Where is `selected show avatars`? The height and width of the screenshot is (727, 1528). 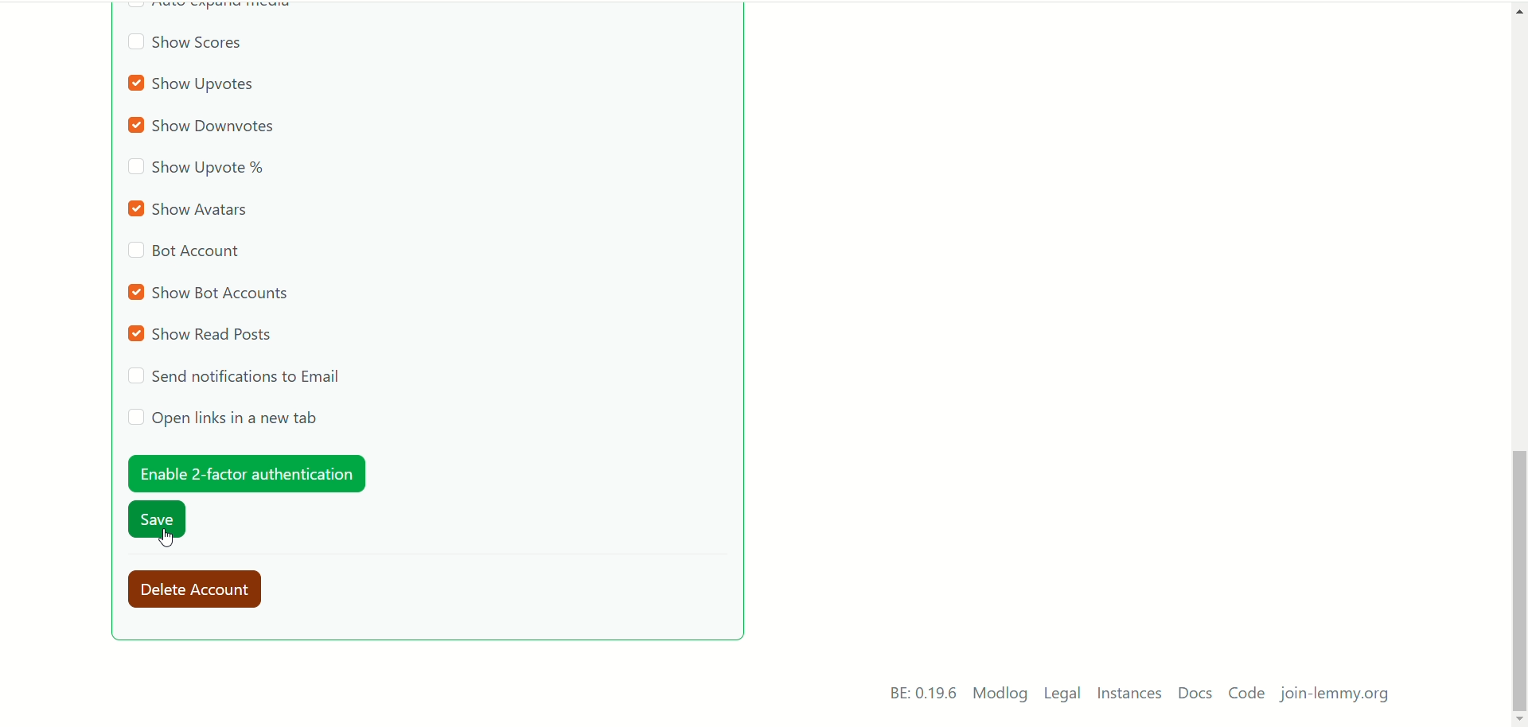
selected show avatars is located at coordinates (193, 208).